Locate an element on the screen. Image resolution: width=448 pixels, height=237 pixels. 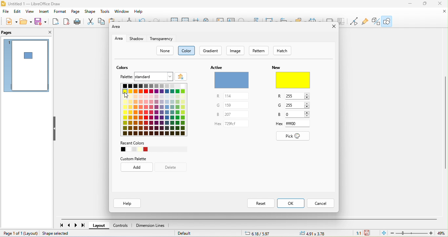
1:1 is located at coordinates (358, 233).